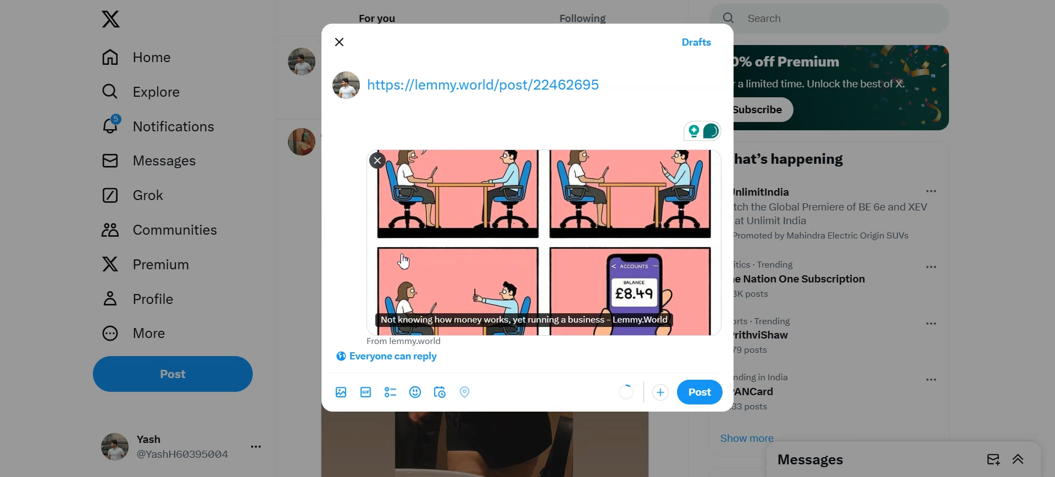 This screenshot has width=1055, height=477. Describe the element at coordinates (626, 391) in the screenshot. I see `Overview` at that location.